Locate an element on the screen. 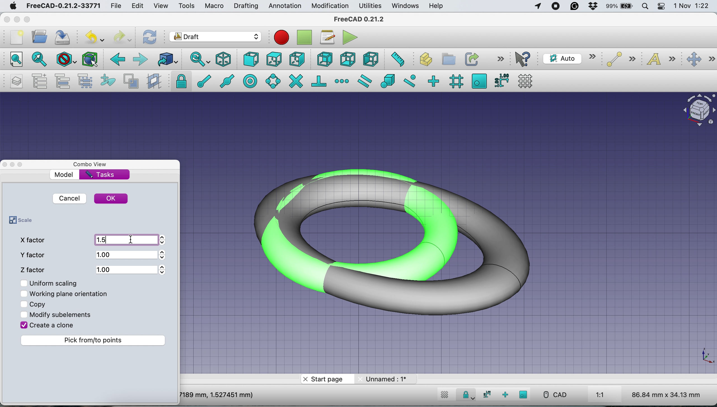 Image resolution: width=717 pixels, height=407 pixels. snap intersection is located at coordinates (296, 81).